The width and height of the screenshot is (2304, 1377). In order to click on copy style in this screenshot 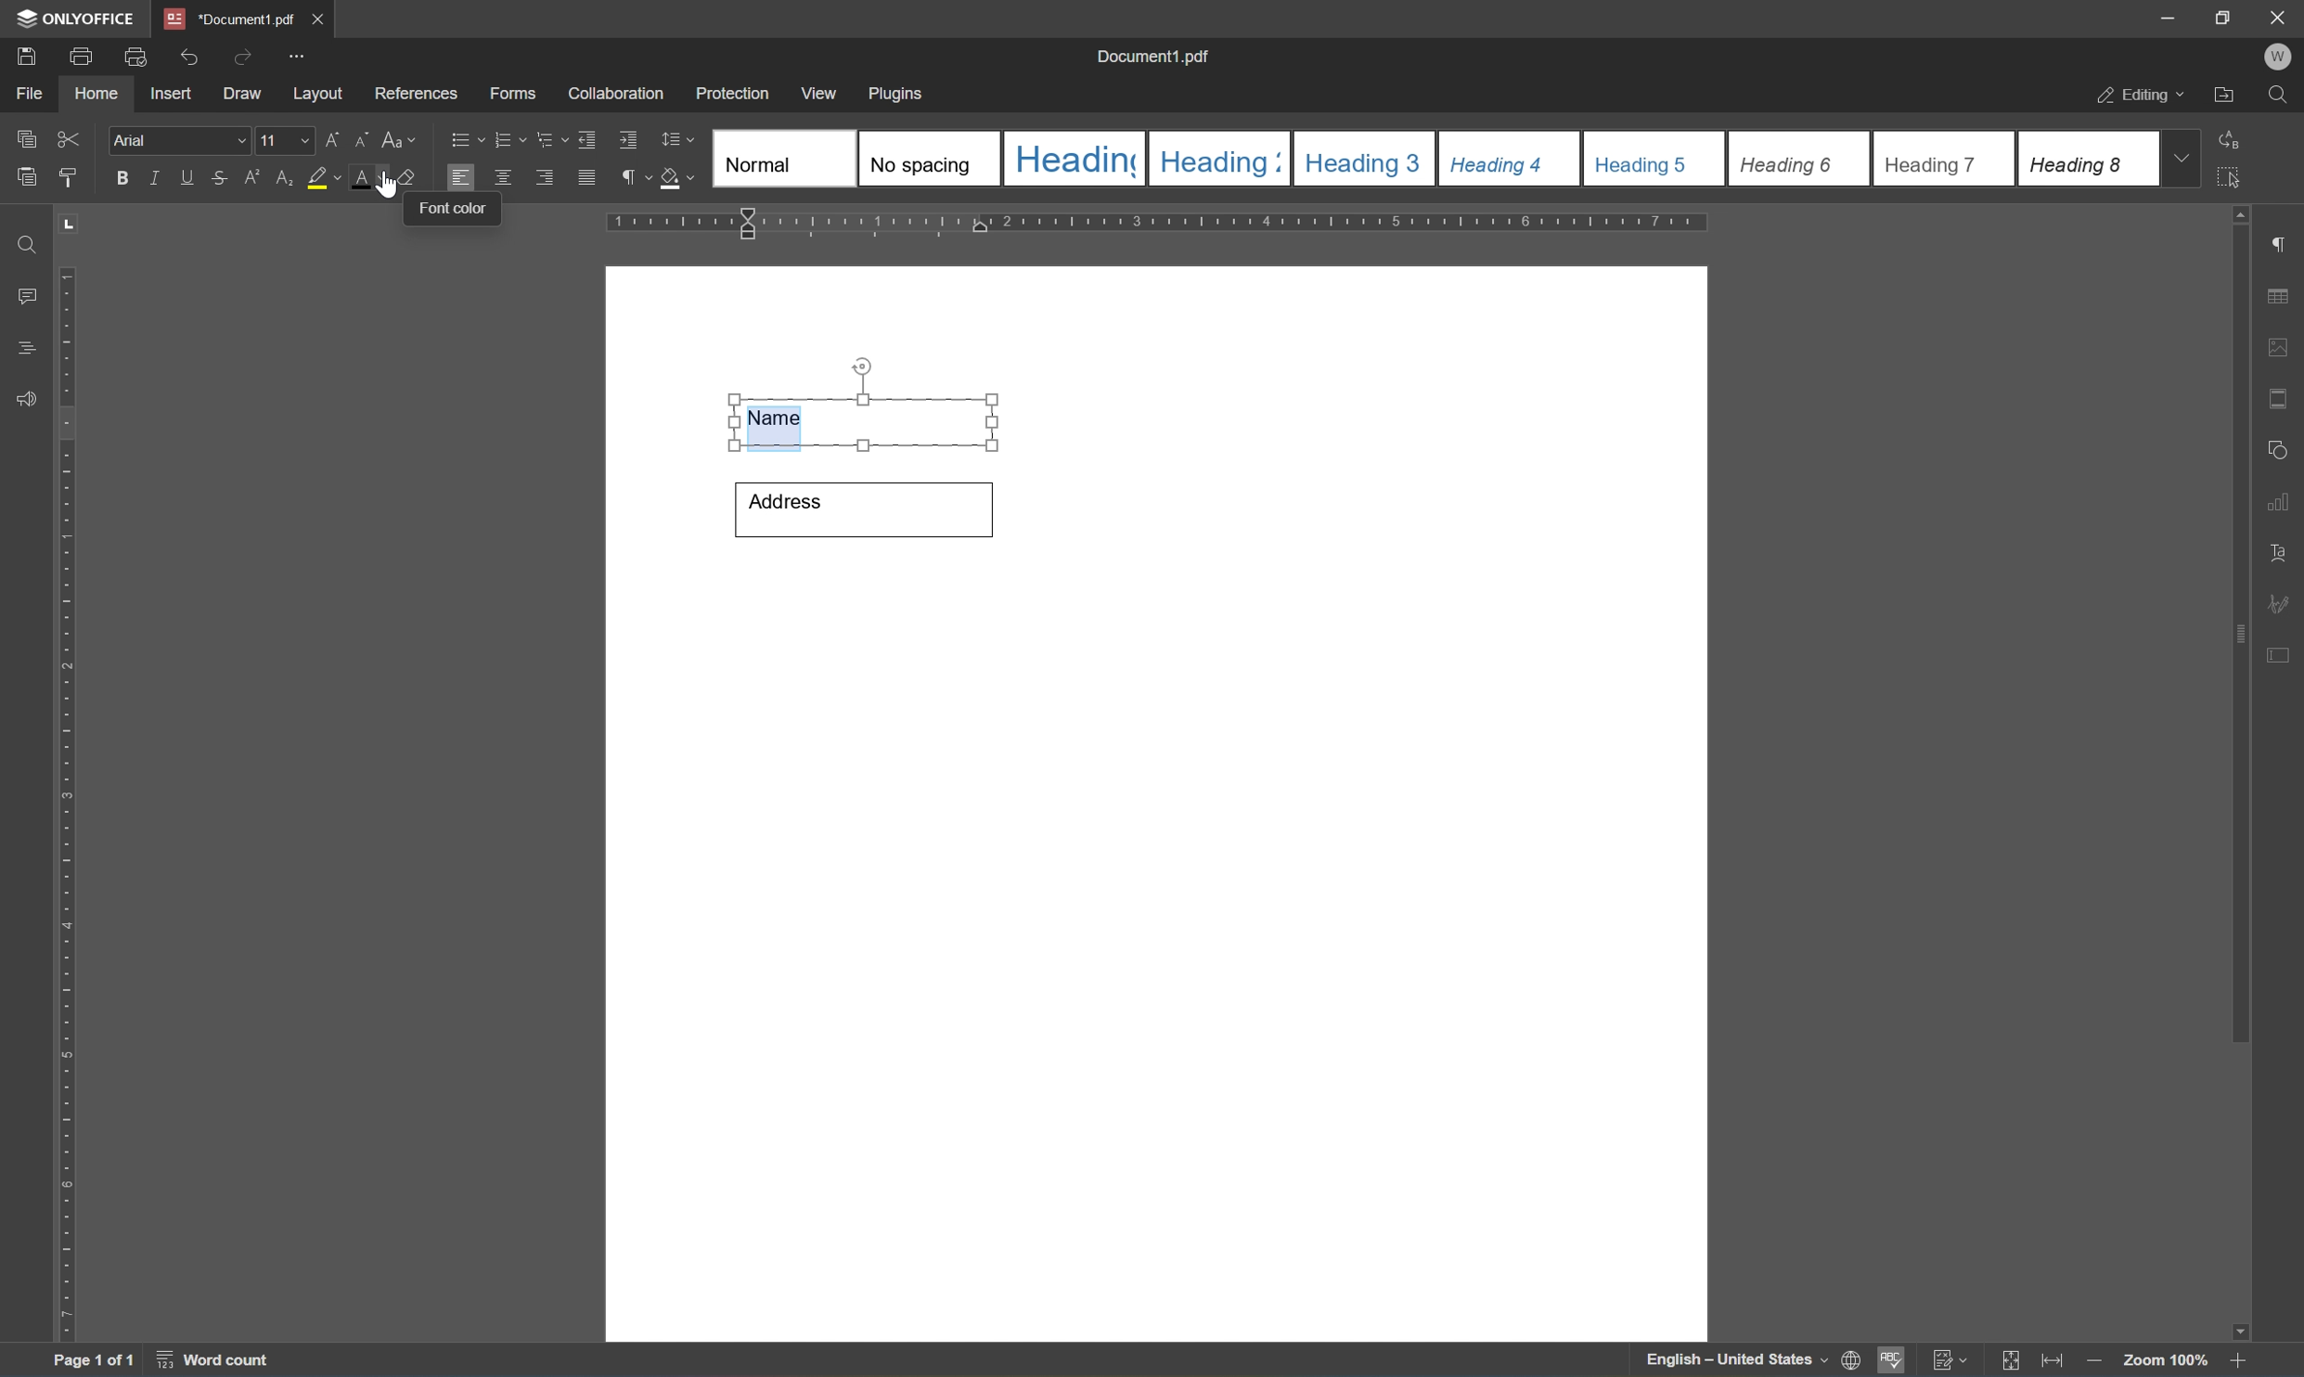, I will do `click(68, 177)`.